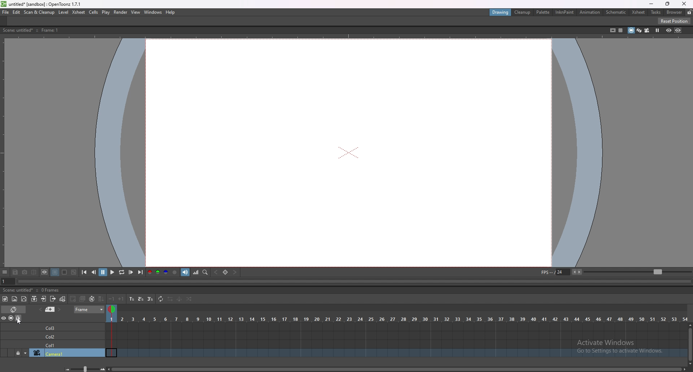 The width and height of the screenshot is (693, 372). What do you see at coordinates (189, 300) in the screenshot?
I see `random` at bounding box center [189, 300].